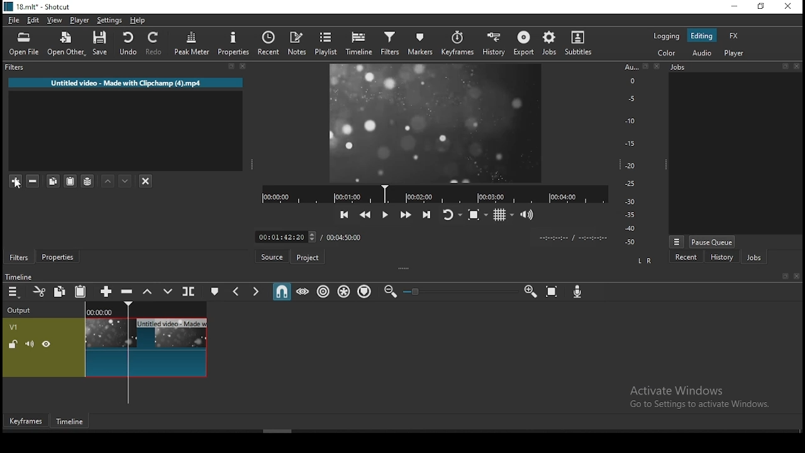  I want to click on Timeline, so click(18, 276).